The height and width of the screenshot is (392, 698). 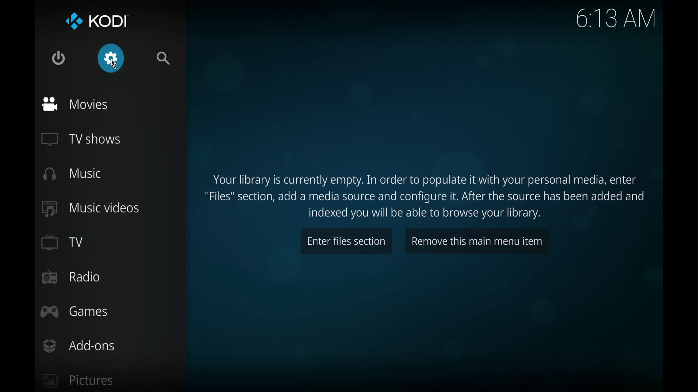 I want to click on radio, so click(x=72, y=277).